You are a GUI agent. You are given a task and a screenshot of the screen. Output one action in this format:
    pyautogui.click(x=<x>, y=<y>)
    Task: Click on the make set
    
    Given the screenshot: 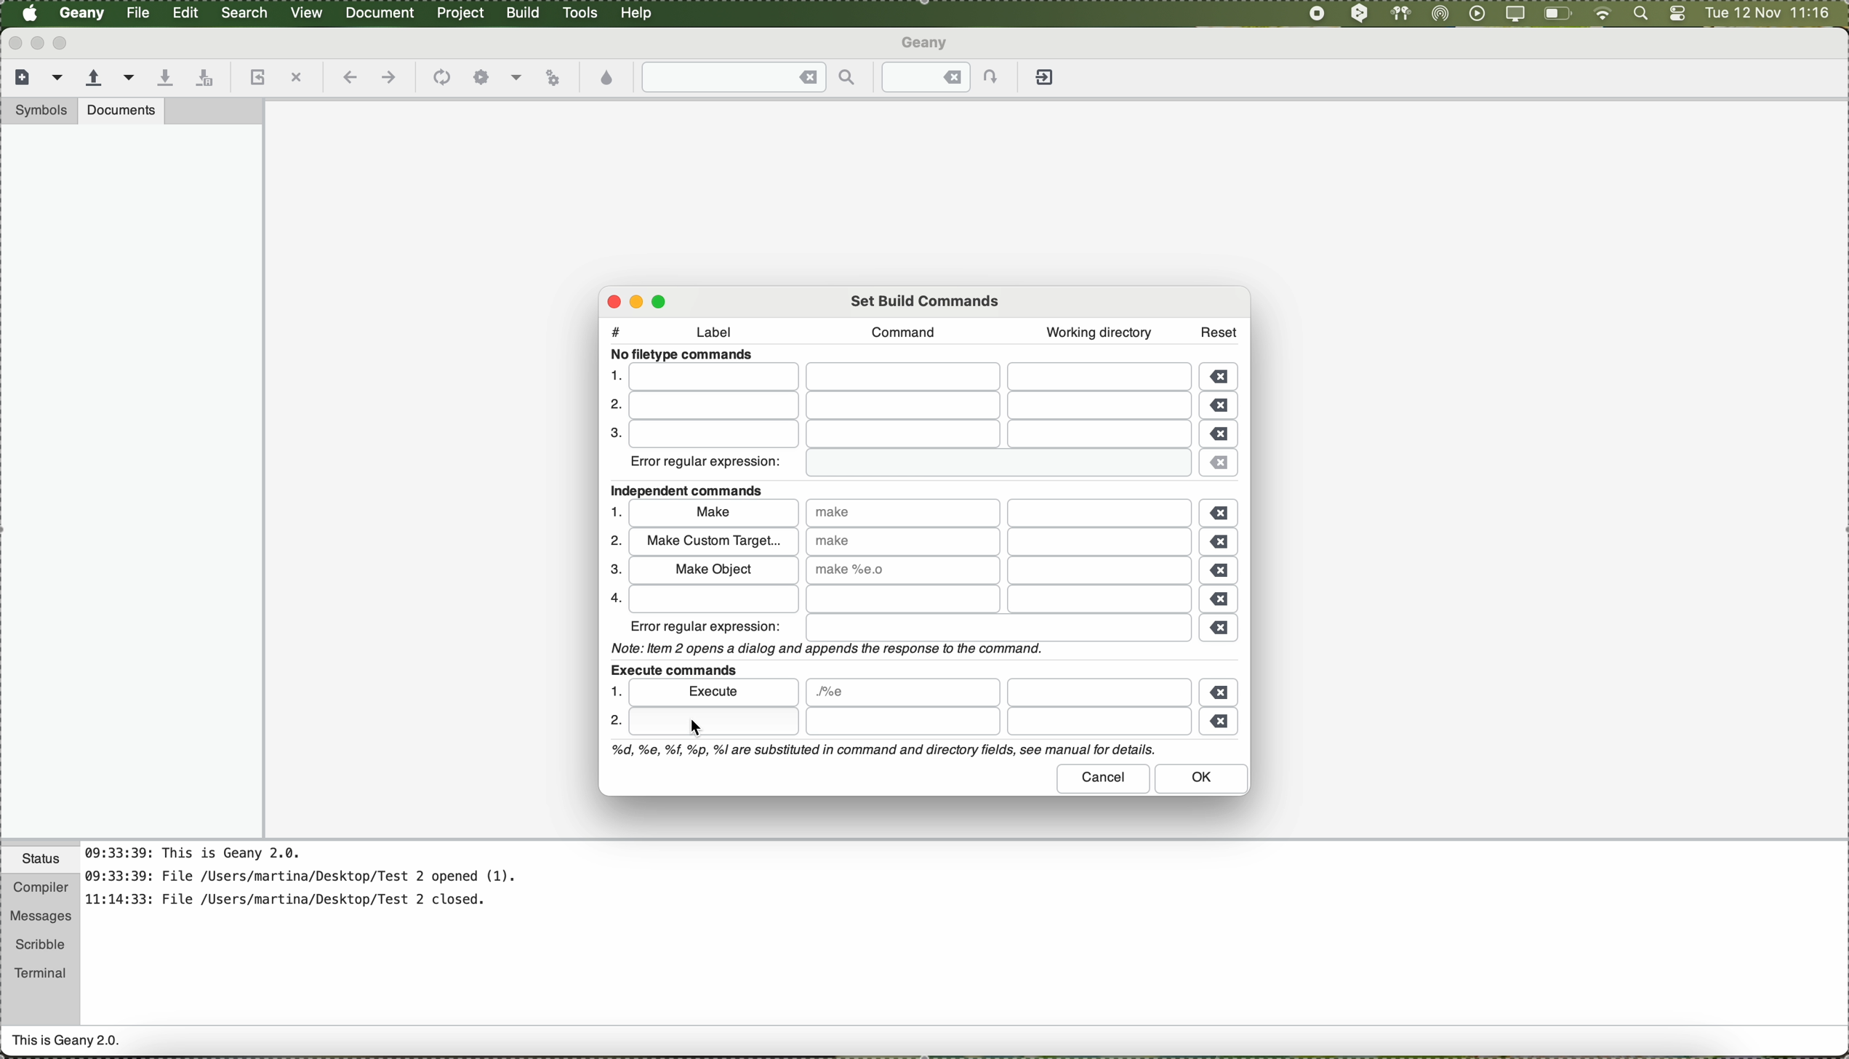 What is the action you would take?
    pyautogui.click(x=902, y=570)
    